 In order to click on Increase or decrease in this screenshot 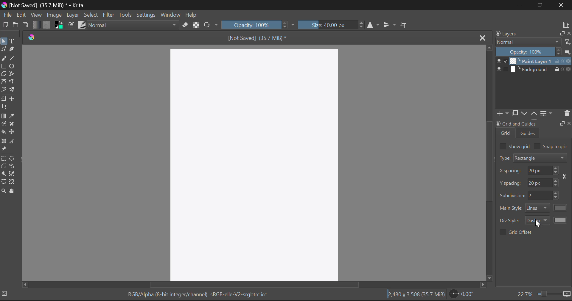, I will do `click(557, 195)`.